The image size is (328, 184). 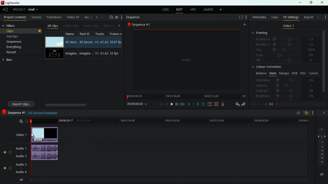 What do you see at coordinates (194, 105) in the screenshot?
I see `hold` at bounding box center [194, 105].